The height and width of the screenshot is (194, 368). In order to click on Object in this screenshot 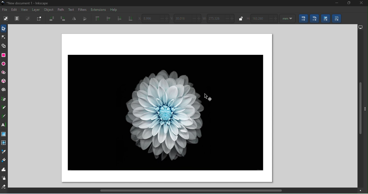, I will do `click(49, 10)`.